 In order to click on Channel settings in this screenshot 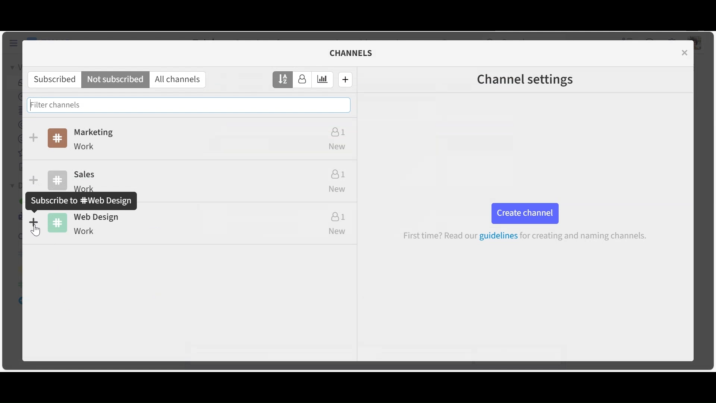, I will do `click(530, 80)`.